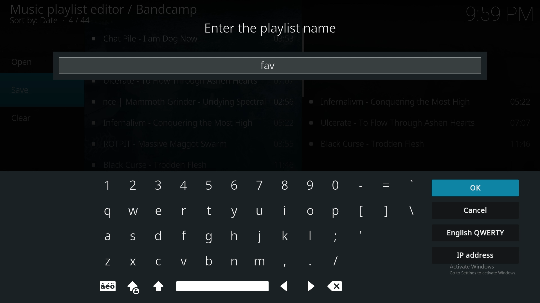 The image size is (540, 303). Describe the element at coordinates (285, 212) in the screenshot. I see `keyboard input` at that location.